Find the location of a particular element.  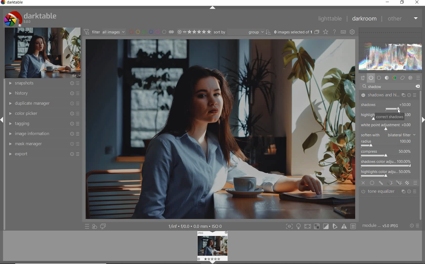

history is located at coordinates (43, 93).